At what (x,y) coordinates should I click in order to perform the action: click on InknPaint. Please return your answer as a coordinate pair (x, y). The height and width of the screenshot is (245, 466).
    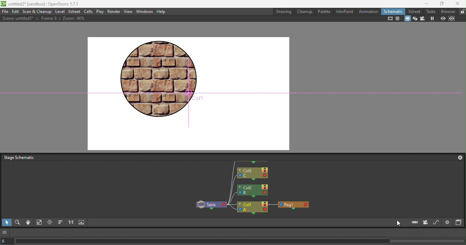
    Looking at the image, I should click on (345, 12).